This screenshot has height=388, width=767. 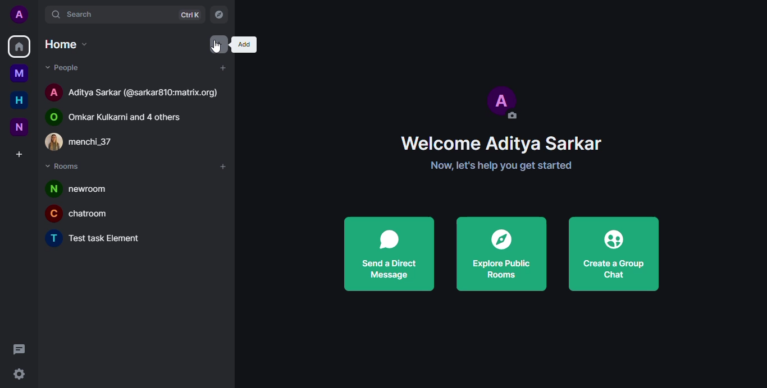 What do you see at coordinates (67, 44) in the screenshot?
I see `Home dropdown` at bounding box center [67, 44].